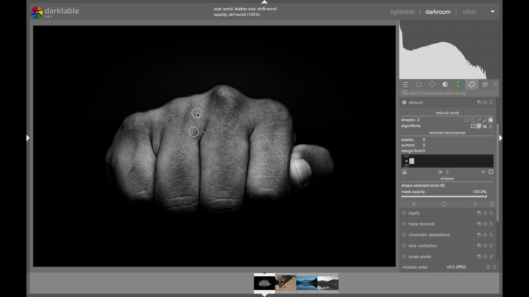 The width and height of the screenshot is (529, 297). I want to click on more options, so click(491, 245).